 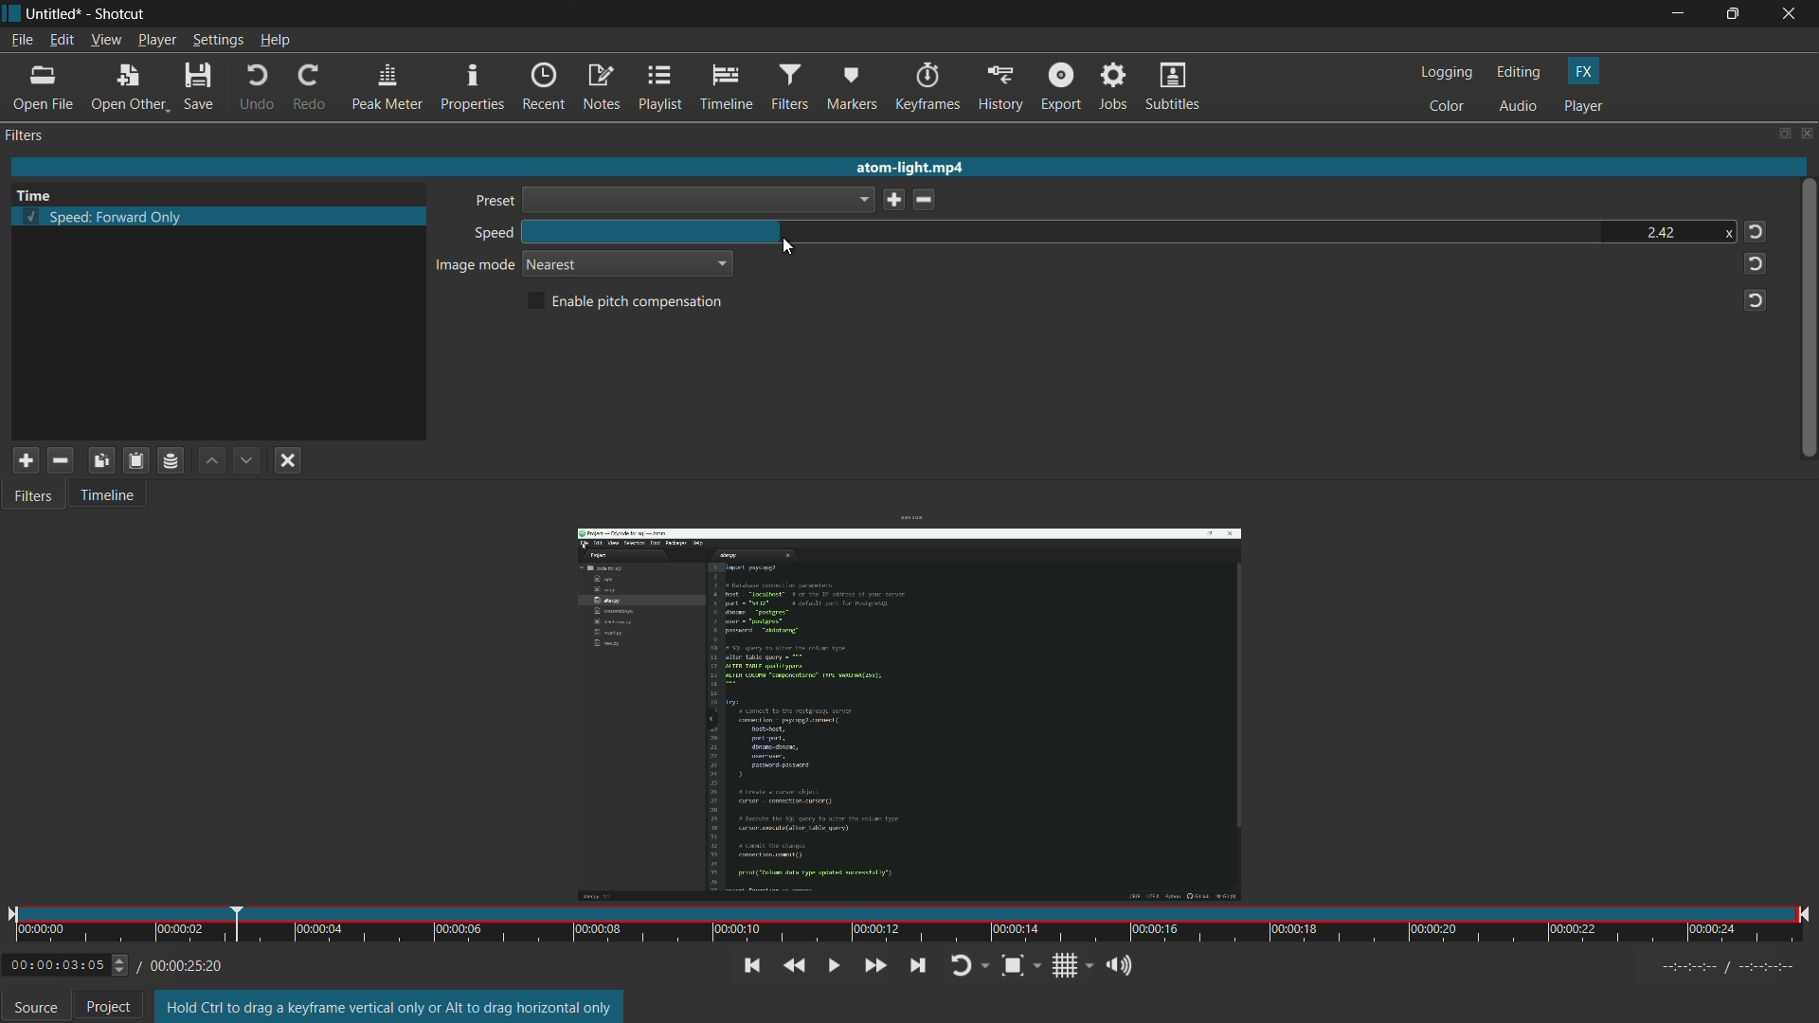 I want to click on settings menu, so click(x=217, y=41).